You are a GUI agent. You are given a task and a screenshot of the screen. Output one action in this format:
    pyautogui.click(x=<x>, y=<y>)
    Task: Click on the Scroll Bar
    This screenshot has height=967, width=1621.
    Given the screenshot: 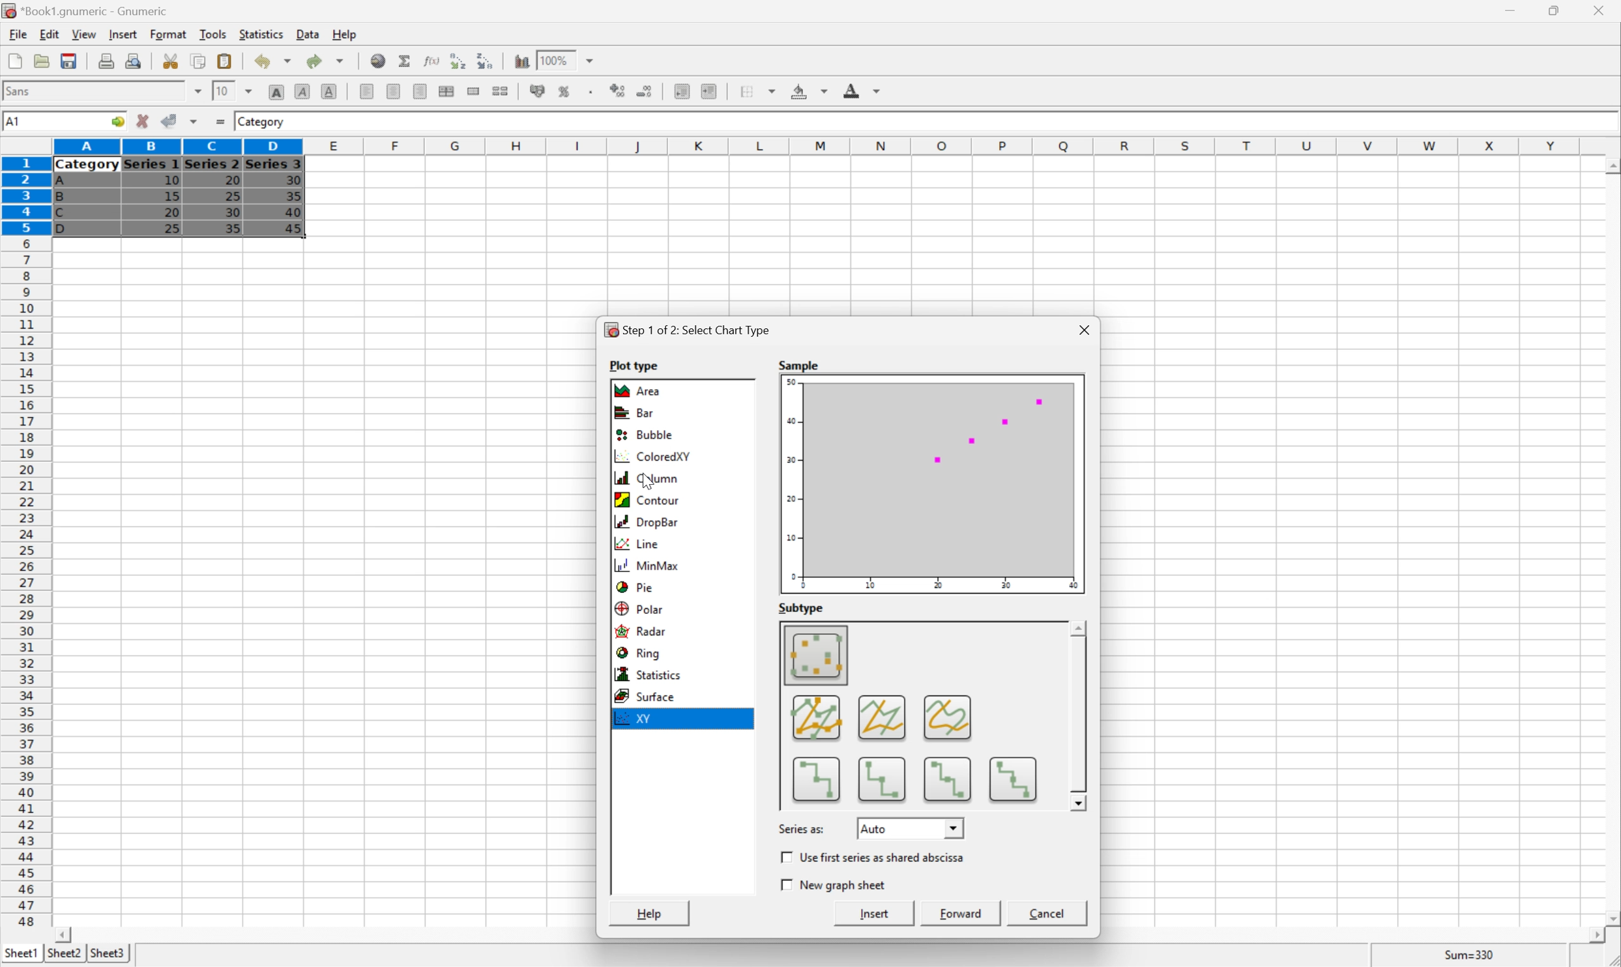 What is the action you would take?
    pyautogui.click(x=1077, y=714)
    